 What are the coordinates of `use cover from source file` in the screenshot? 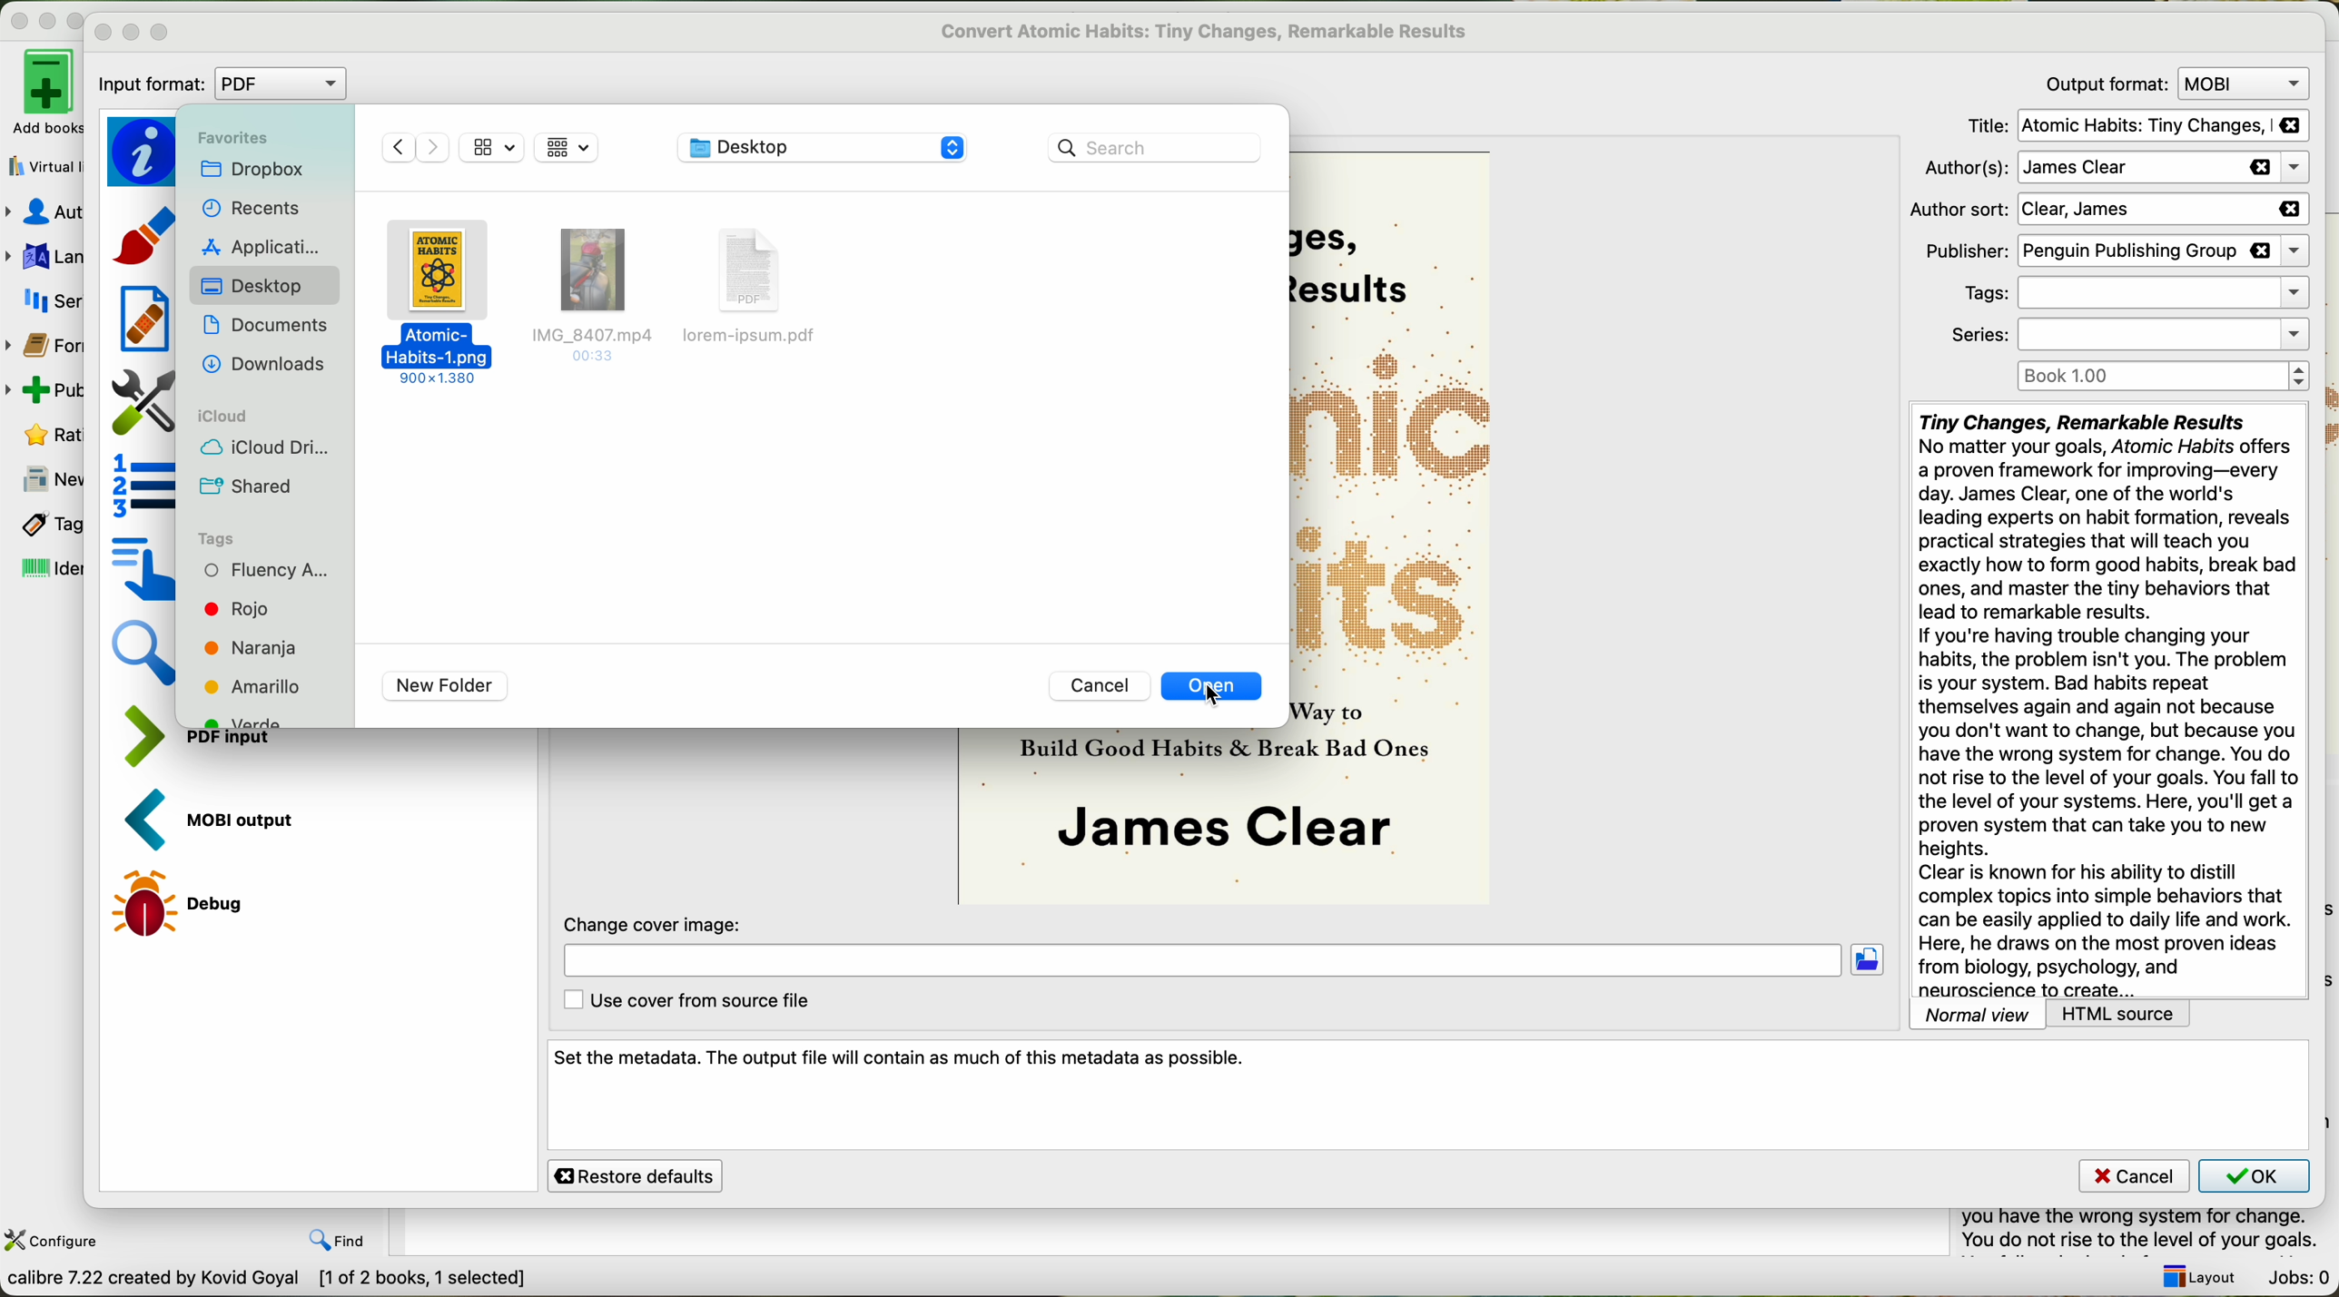 It's located at (684, 1001).